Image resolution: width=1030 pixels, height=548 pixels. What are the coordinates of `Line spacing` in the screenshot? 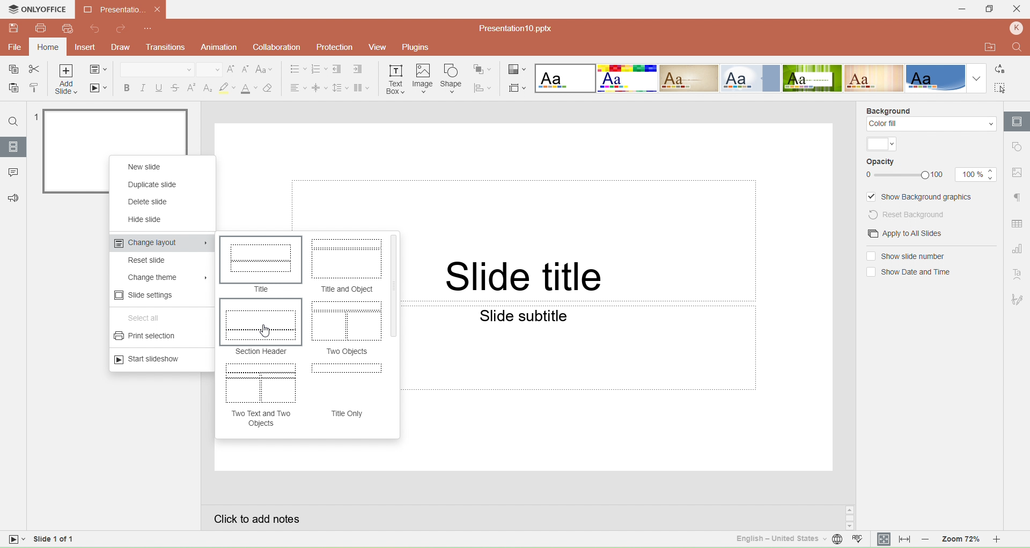 It's located at (340, 87).